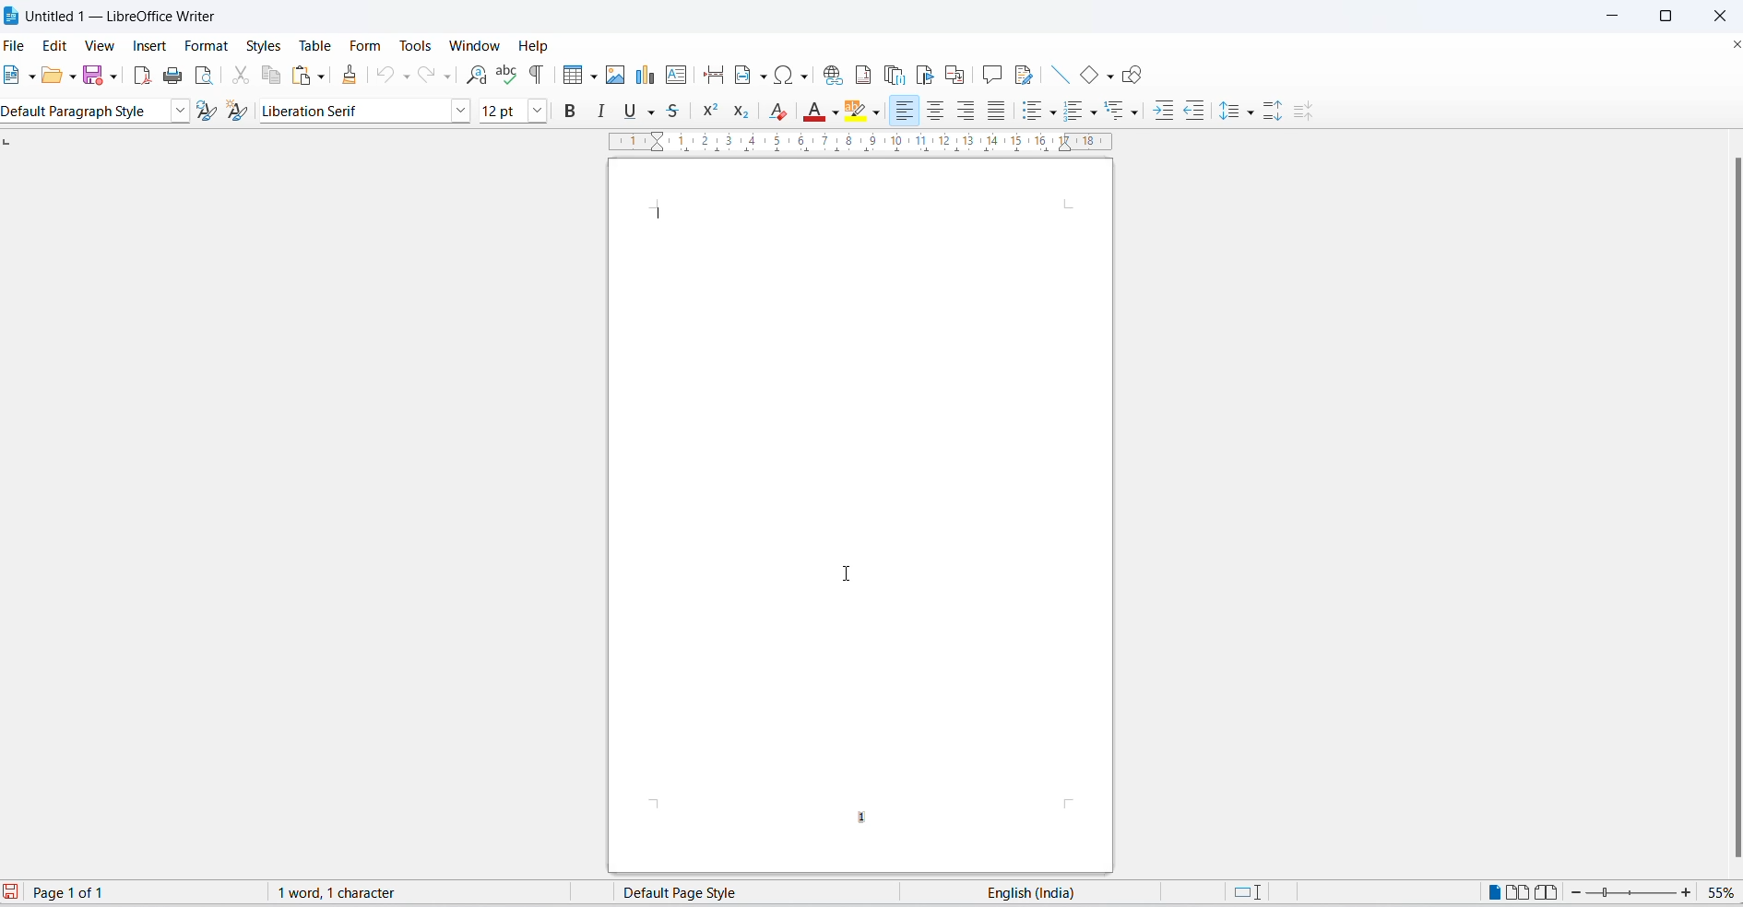 Image resolution: width=1743 pixels, height=907 pixels. What do you see at coordinates (616, 76) in the screenshot?
I see `insert images` at bounding box center [616, 76].